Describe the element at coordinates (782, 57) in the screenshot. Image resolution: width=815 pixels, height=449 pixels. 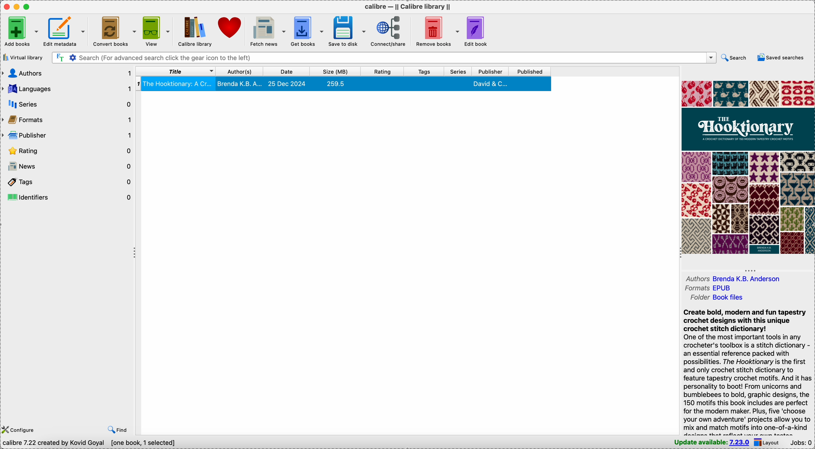
I see `saved searches` at that location.